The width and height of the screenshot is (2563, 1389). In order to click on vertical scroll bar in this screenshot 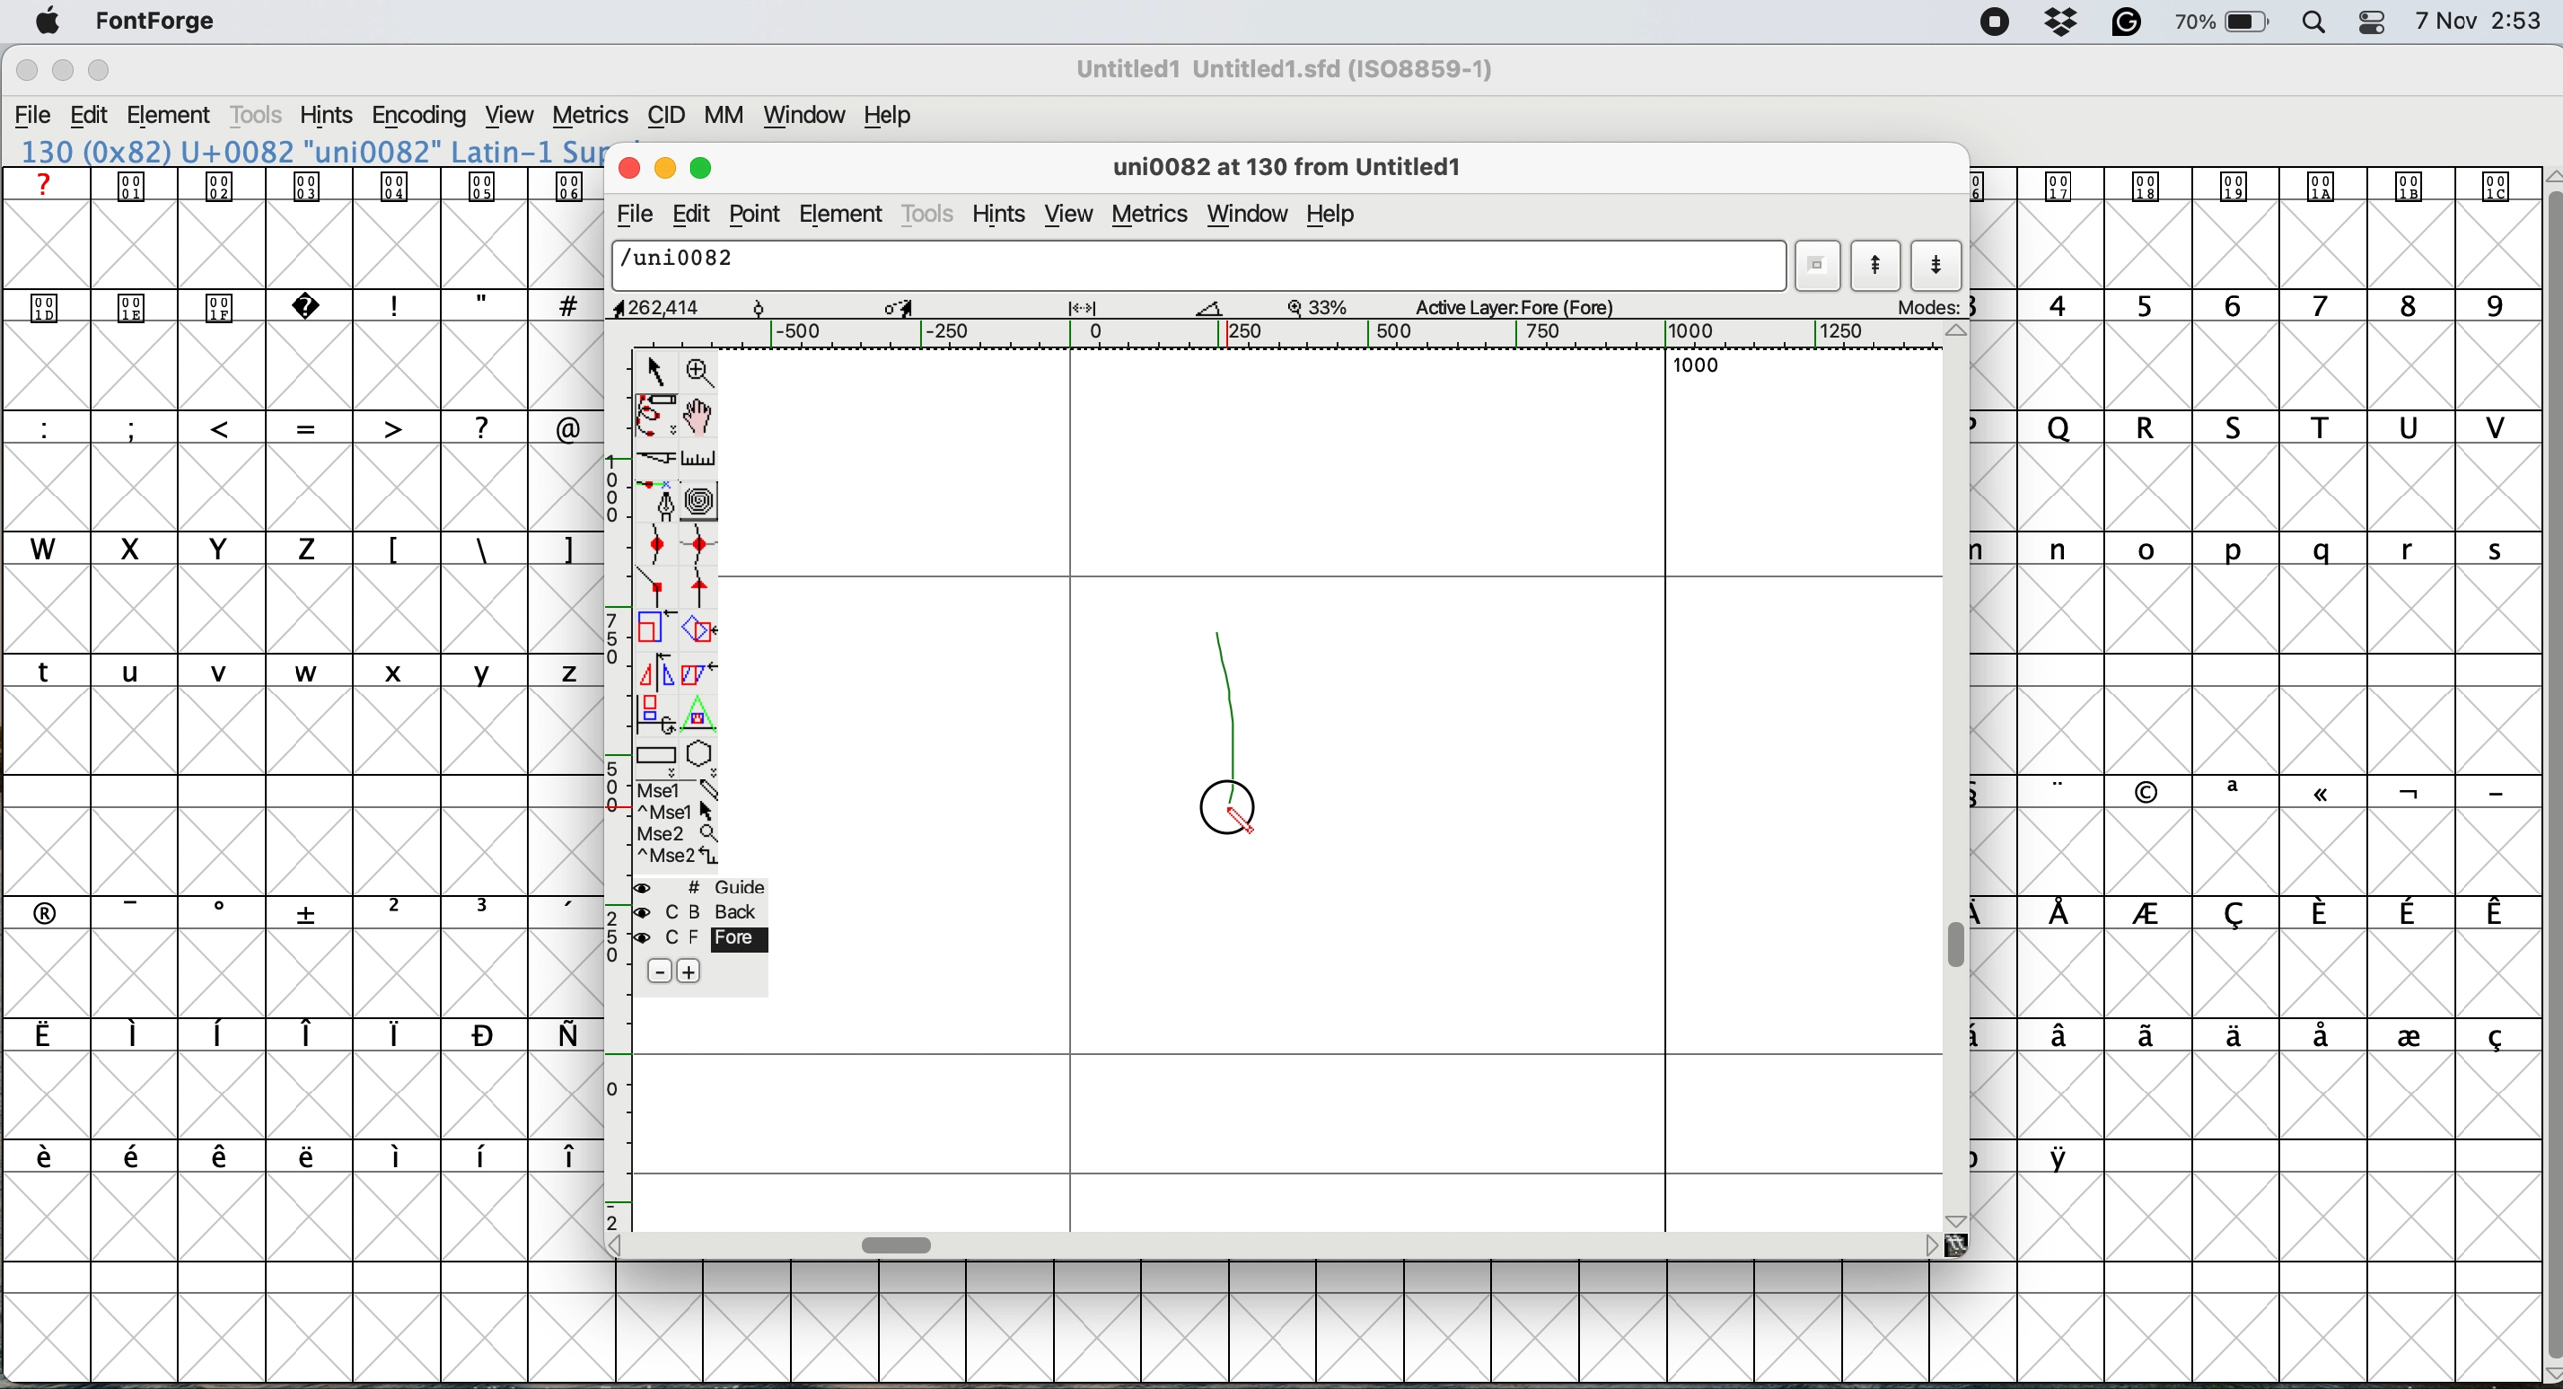, I will do `click(2540, 770)`.